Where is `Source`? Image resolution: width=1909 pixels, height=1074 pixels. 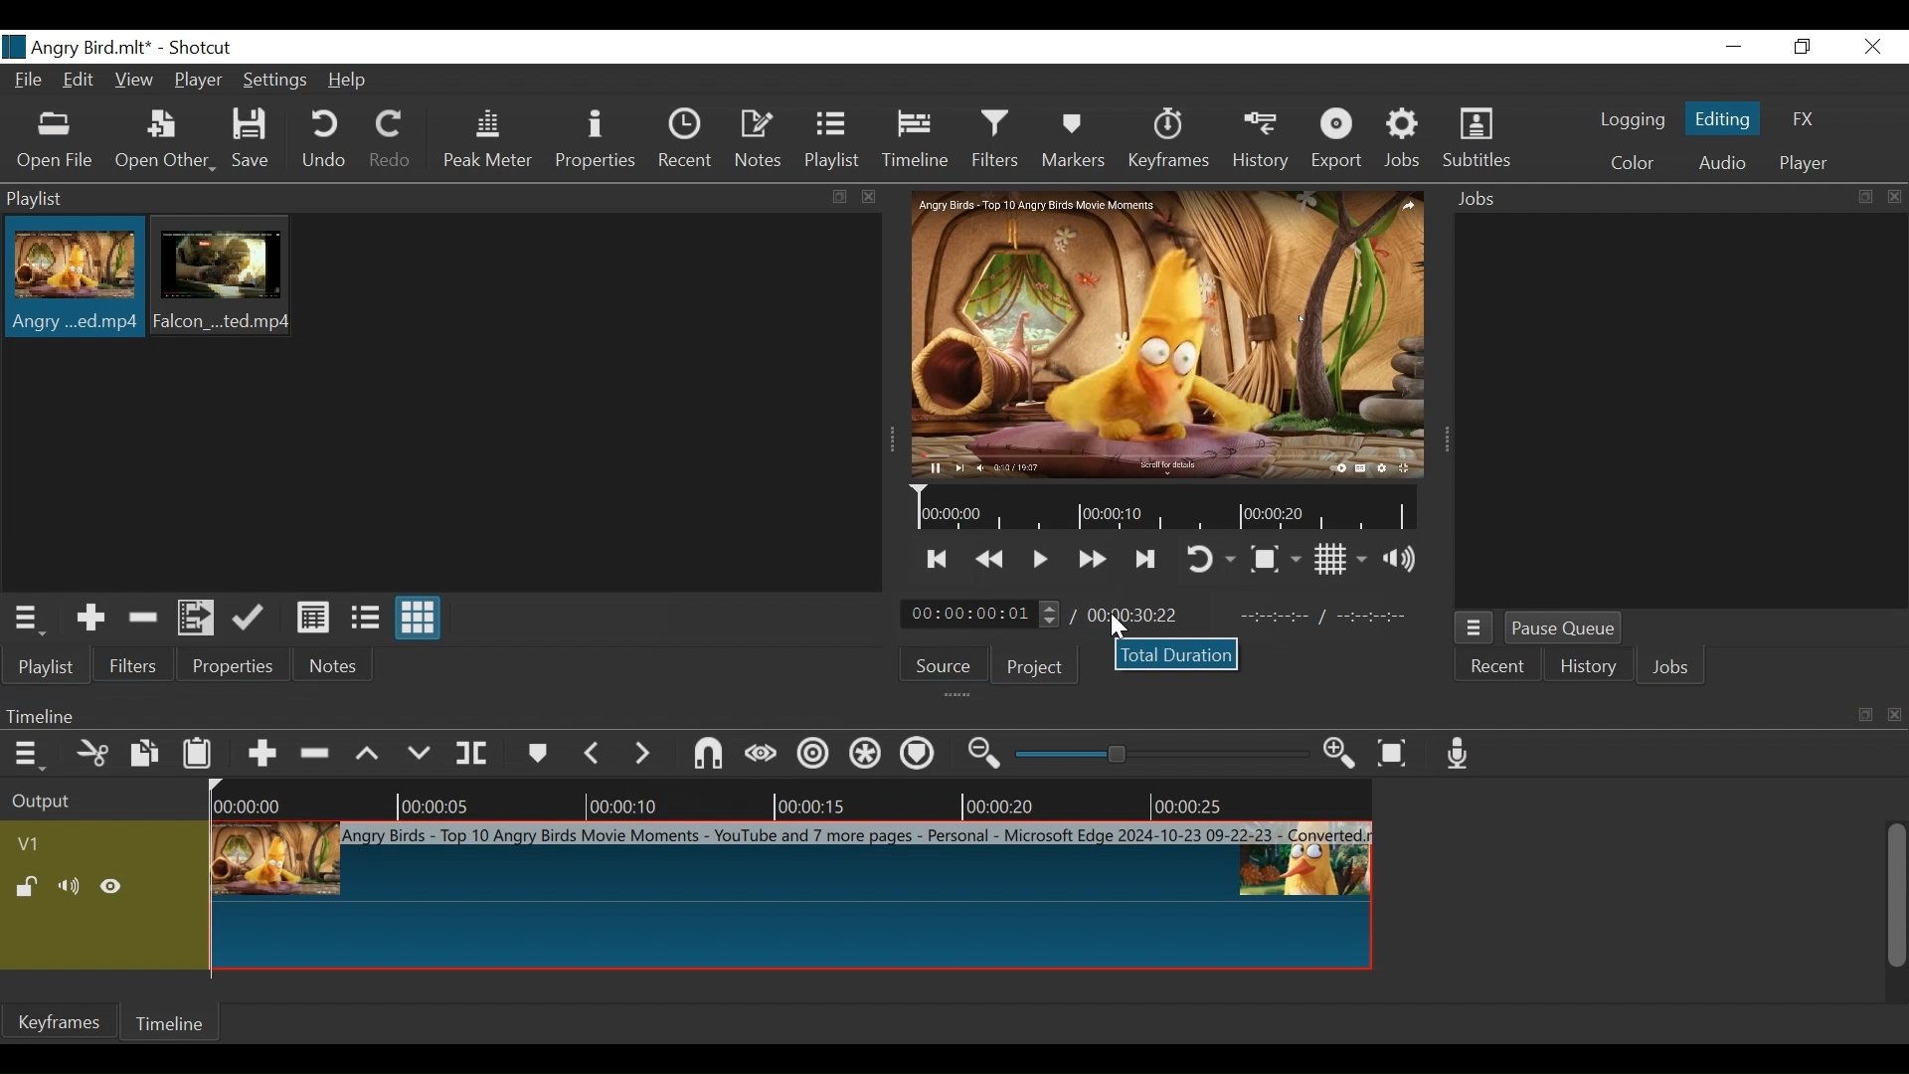
Source is located at coordinates (944, 665).